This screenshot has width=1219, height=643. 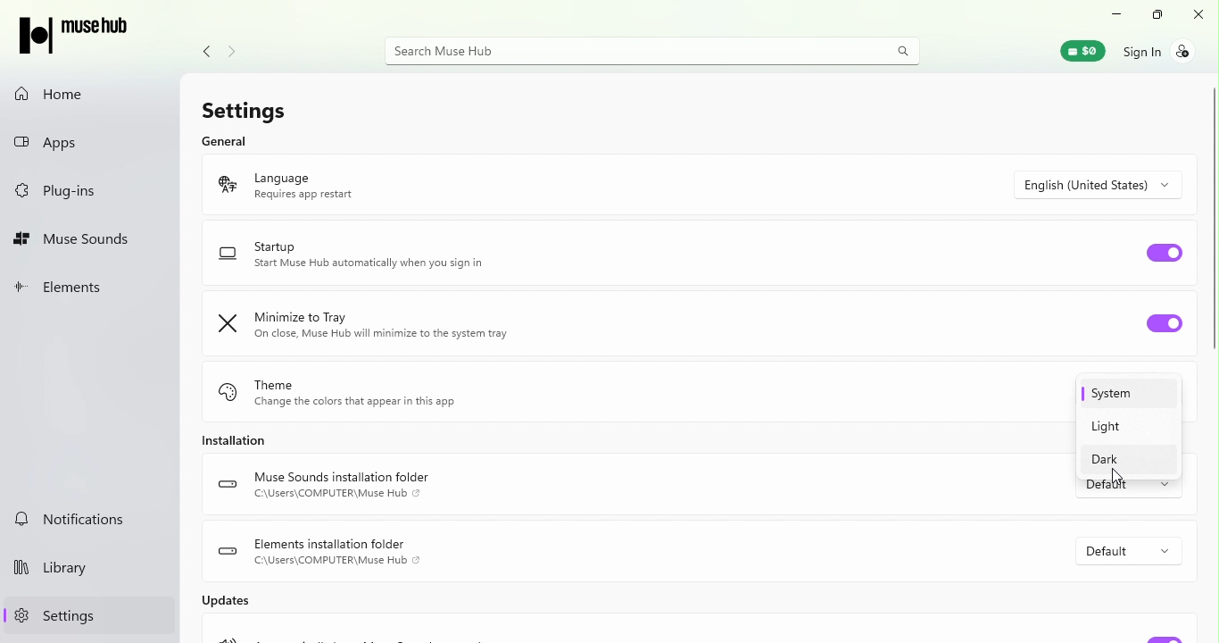 I want to click on Plug-ins, so click(x=60, y=191).